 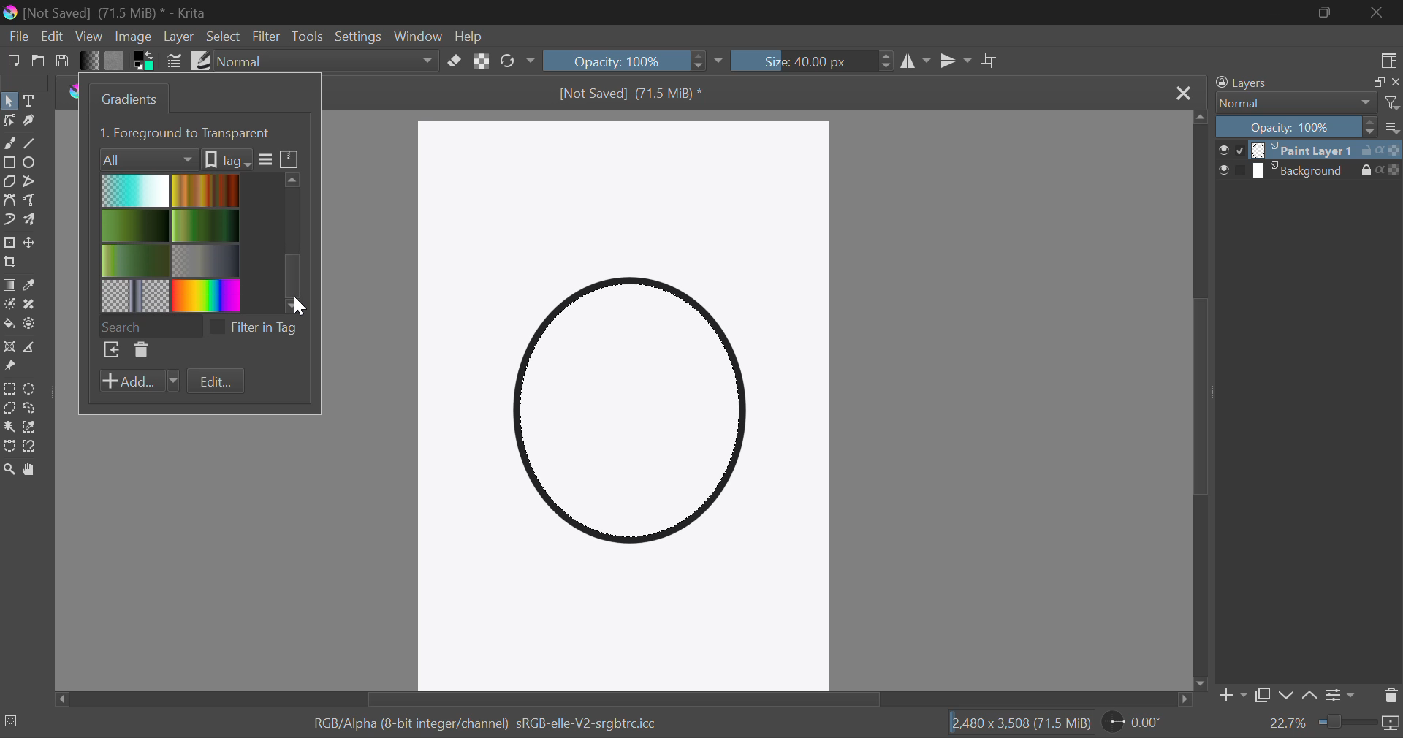 What do you see at coordinates (1232, 696) in the screenshot?
I see `Add Layer` at bounding box center [1232, 696].